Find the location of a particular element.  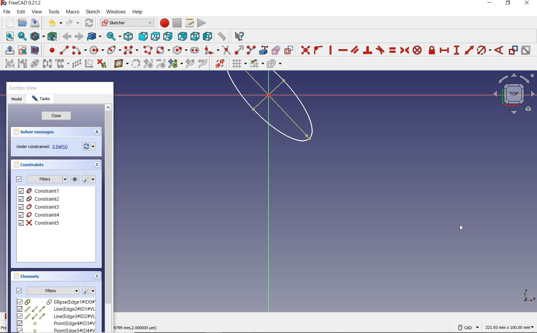

show/hide B-spline information layer is located at coordinates (120, 63).